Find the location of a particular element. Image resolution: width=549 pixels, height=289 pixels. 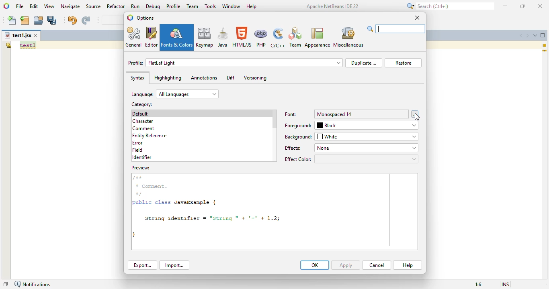

magnification ratio is located at coordinates (478, 284).